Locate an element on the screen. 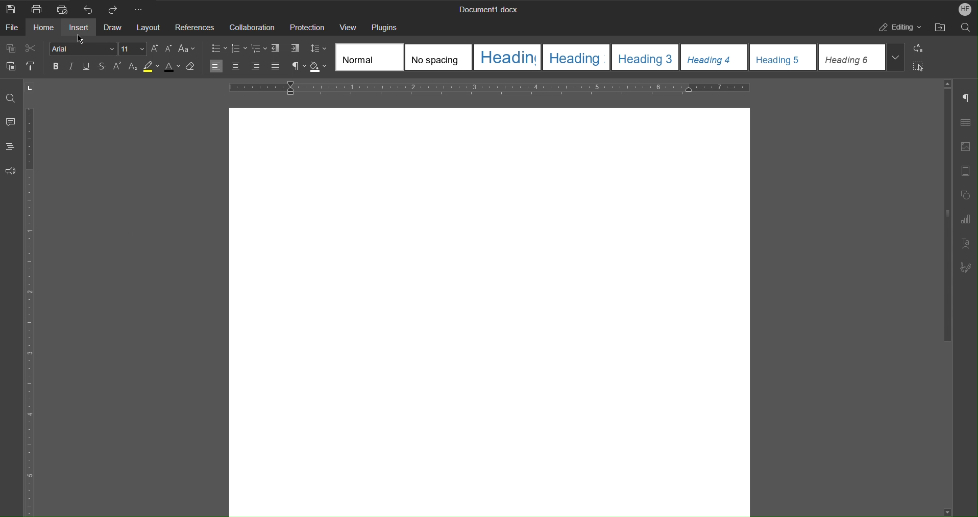 The image size is (978, 517). Heading 3 is located at coordinates (645, 57).